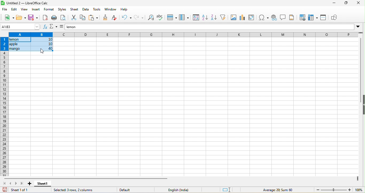  I want to click on save, so click(33, 18).